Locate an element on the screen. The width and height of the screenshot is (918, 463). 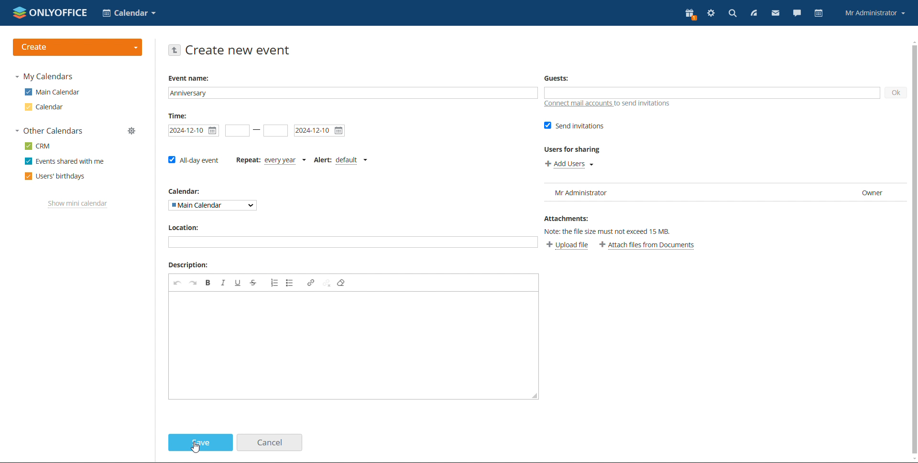
user list is located at coordinates (724, 192).